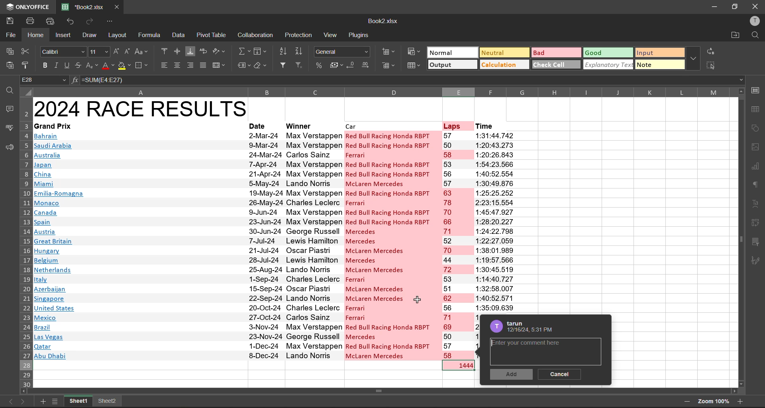  What do you see at coordinates (9, 110) in the screenshot?
I see `comments` at bounding box center [9, 110].